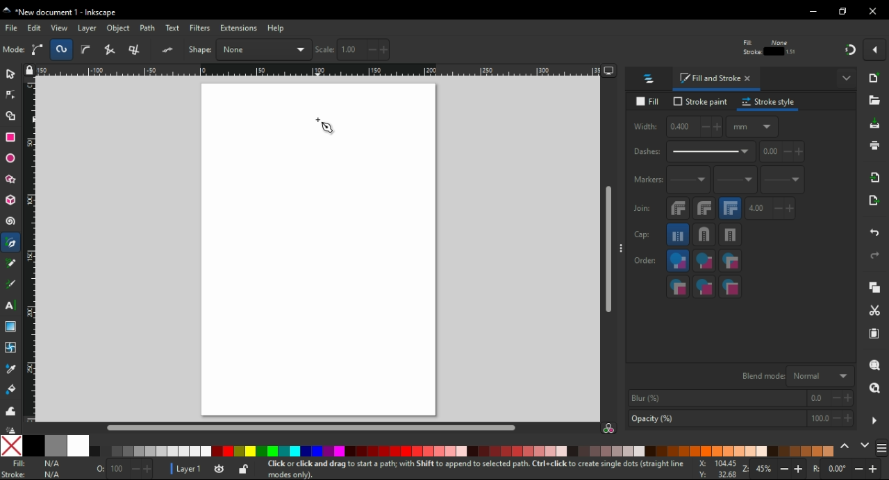 This screenshot has width=889, height=480. What do you see at coordinates (649, 78) in the screenshot?
I see `layers and objects` at bounding box center [649, 78].